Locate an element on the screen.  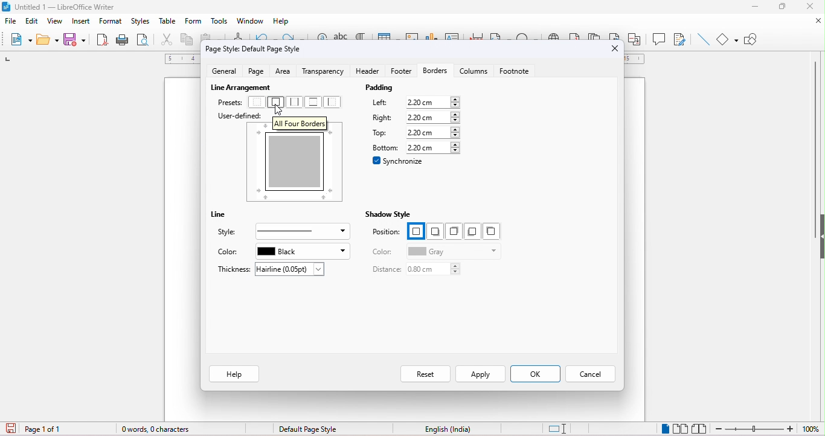
standard selection is located at coordinates (558, 427).